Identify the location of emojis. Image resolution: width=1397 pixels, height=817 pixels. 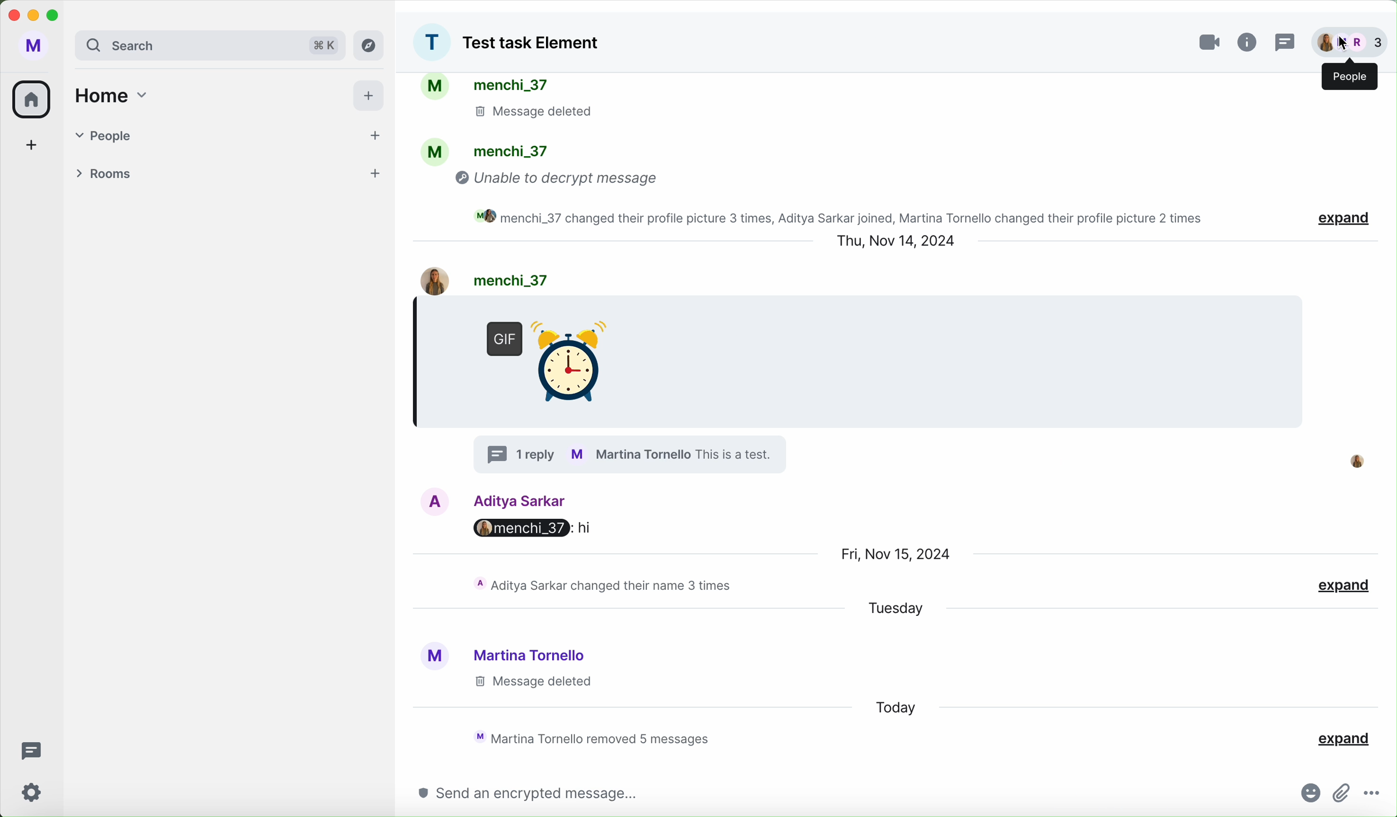
(1309, 794).